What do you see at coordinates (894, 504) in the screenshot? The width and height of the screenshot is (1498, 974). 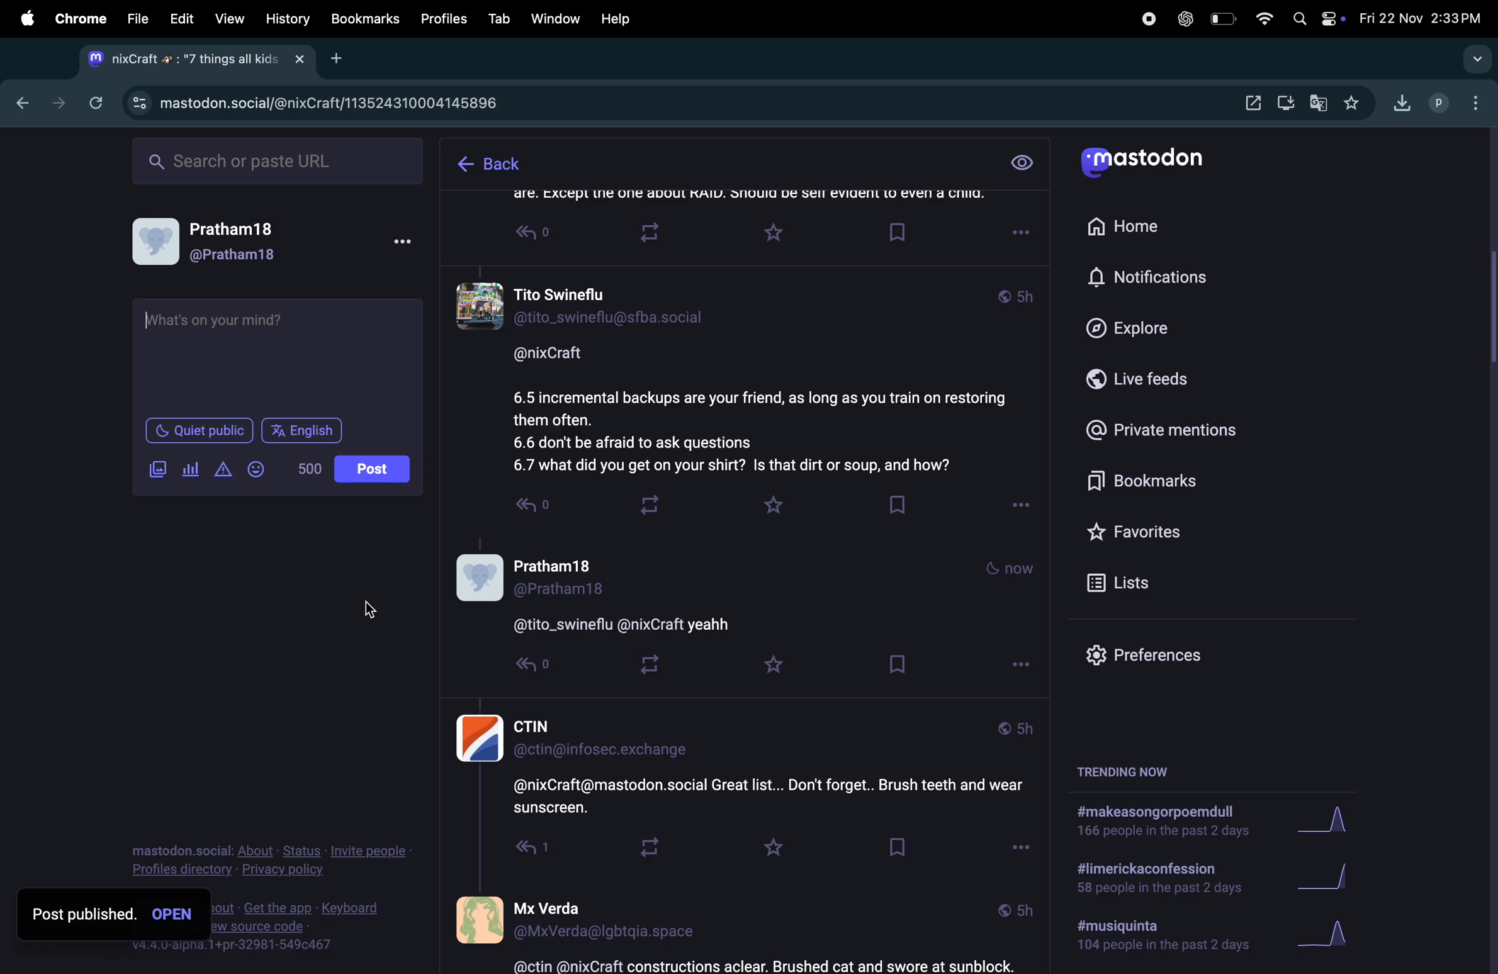 I see `book mark` at bounding box center [894, 504].